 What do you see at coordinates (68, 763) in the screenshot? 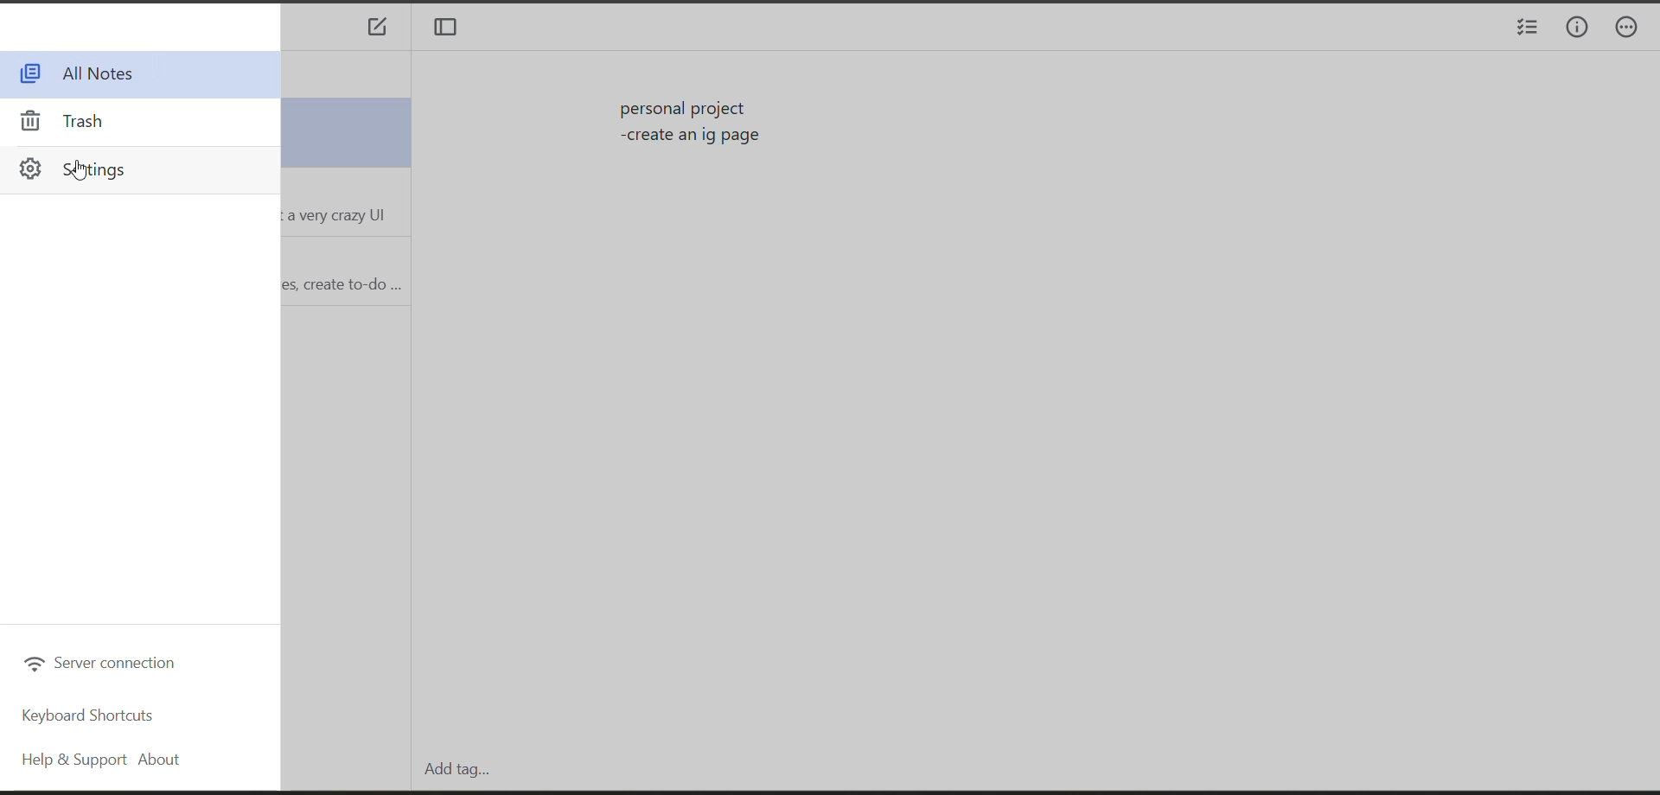
I see `help & support` at bounding box center [68, 763].